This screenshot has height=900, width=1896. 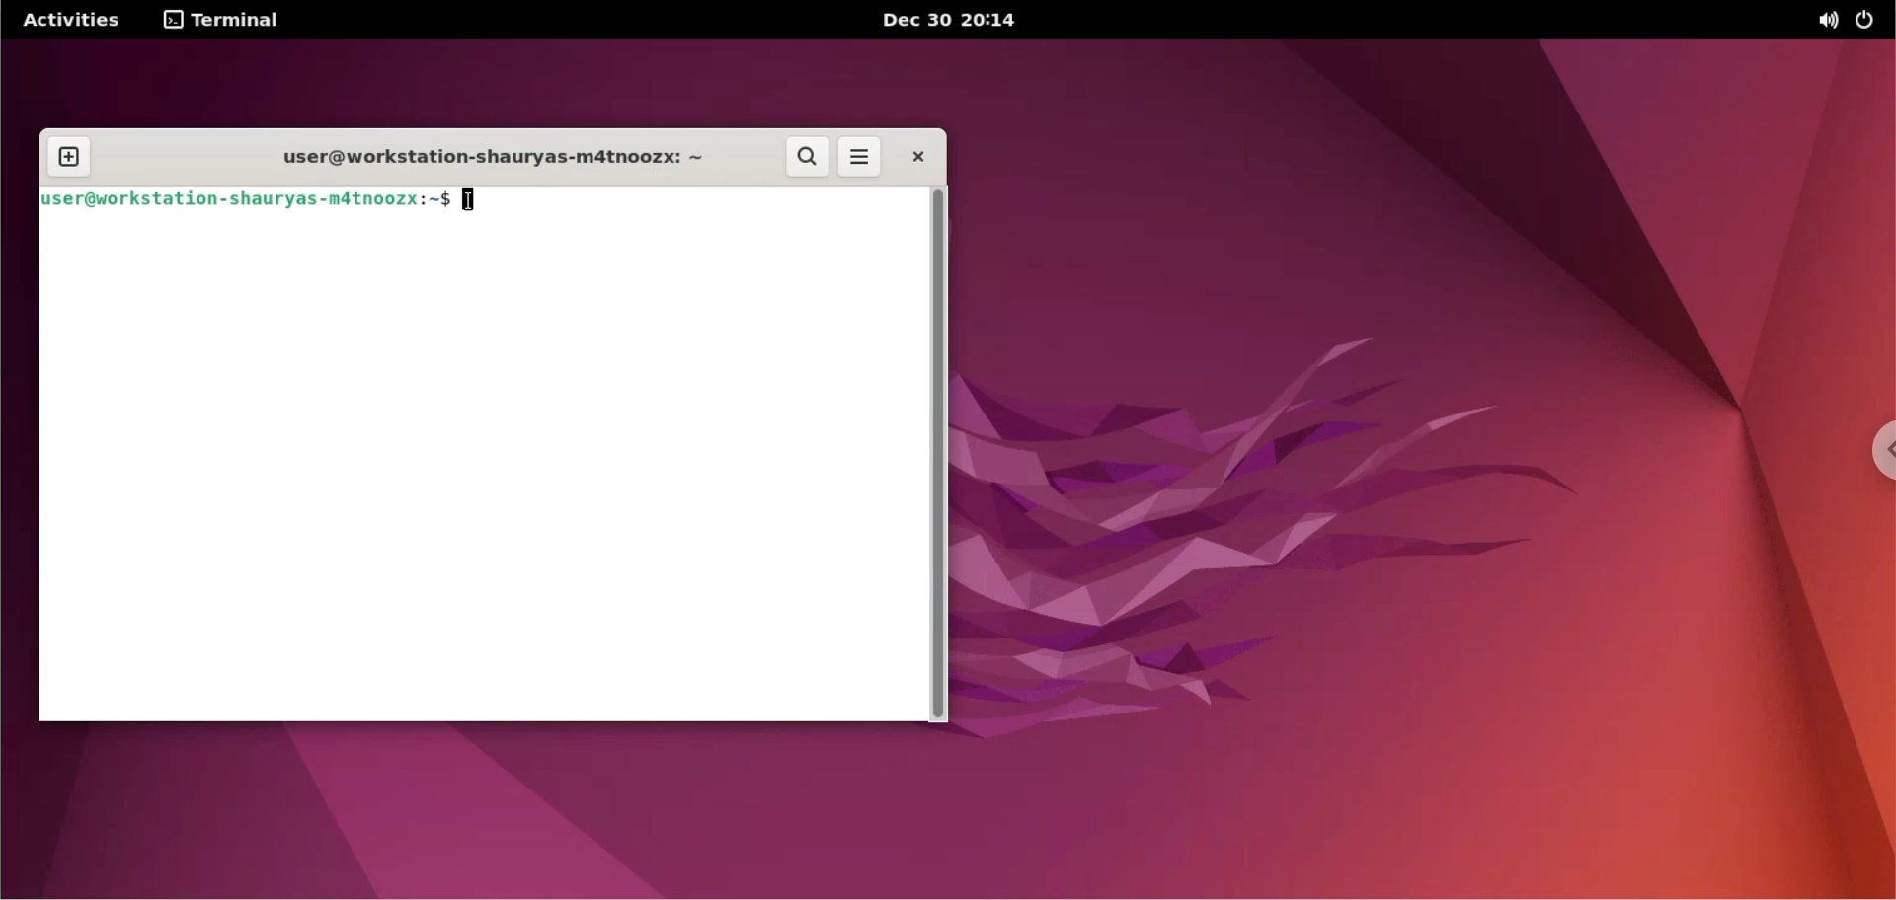 What do you see at coordinates (486, 160) in the screenshot?
I see `user@workstation-shauryas-m4tnoozx: ~` at bounding box center [486, 160].